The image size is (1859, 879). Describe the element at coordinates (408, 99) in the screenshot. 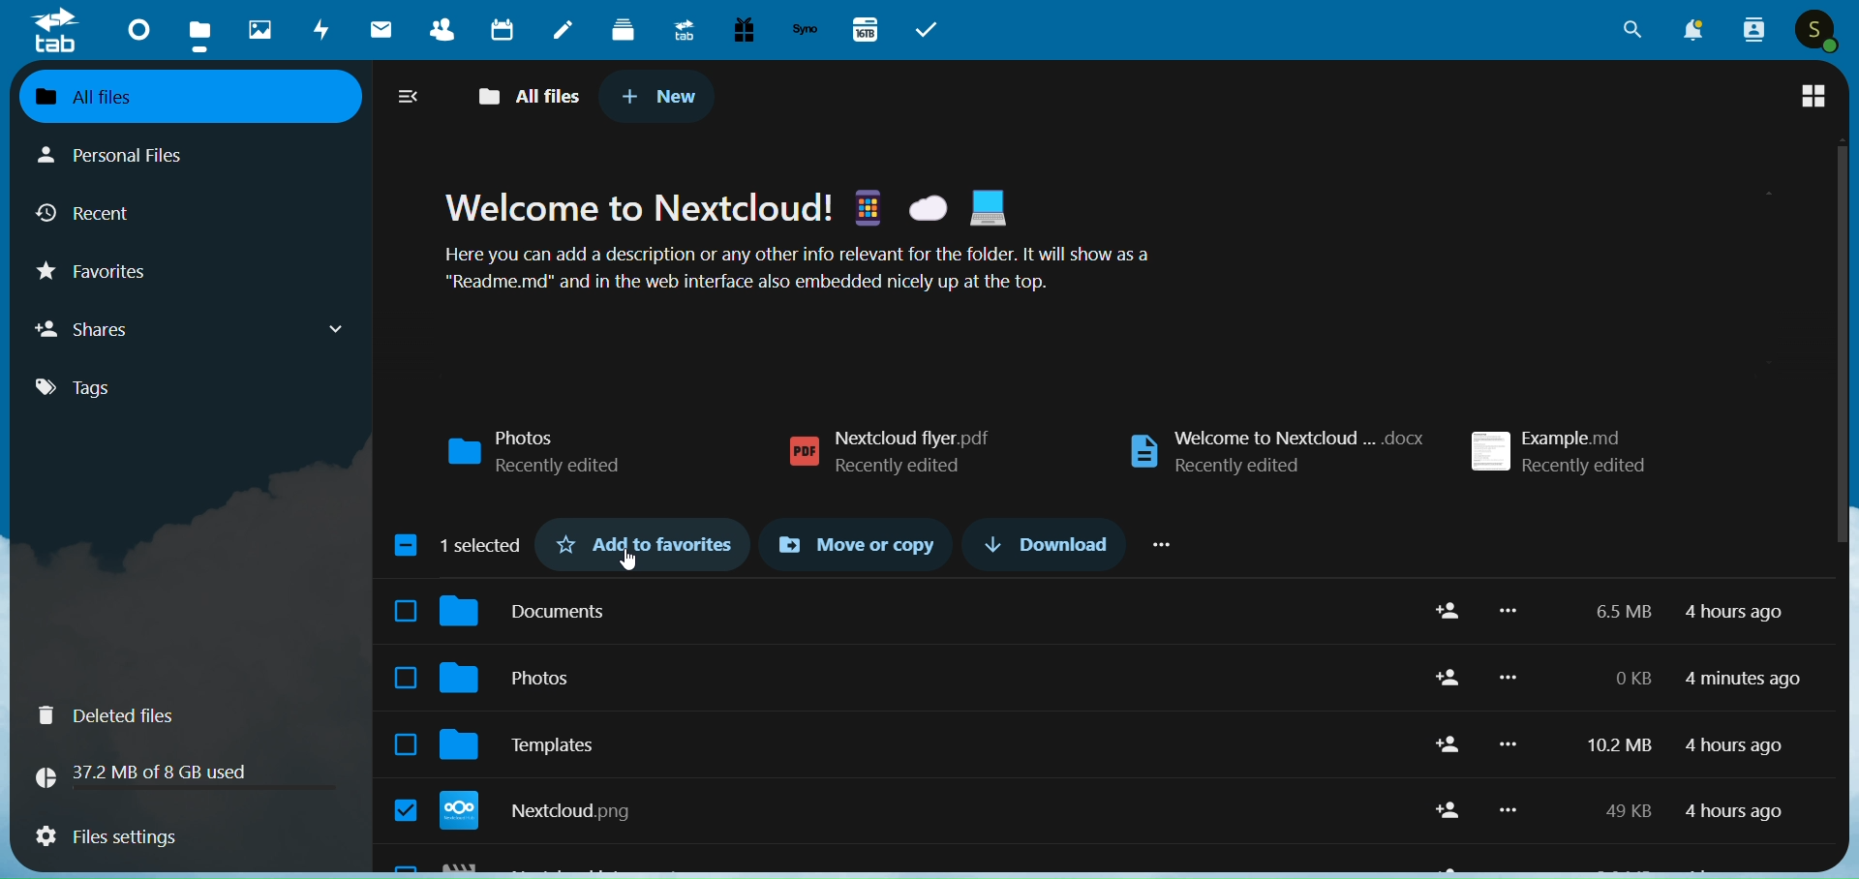

I see `collapse/expand` at that location.